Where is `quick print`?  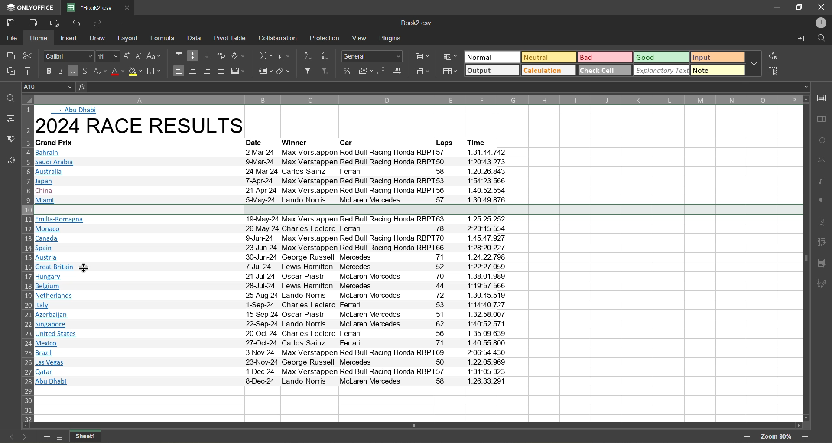 quick print is located at coordinates (55, 23).